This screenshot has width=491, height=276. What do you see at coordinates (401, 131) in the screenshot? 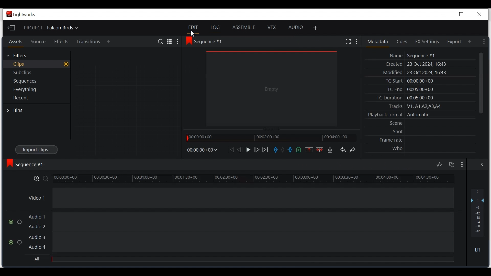
I see `Shot` at bounding box center [401, 131].